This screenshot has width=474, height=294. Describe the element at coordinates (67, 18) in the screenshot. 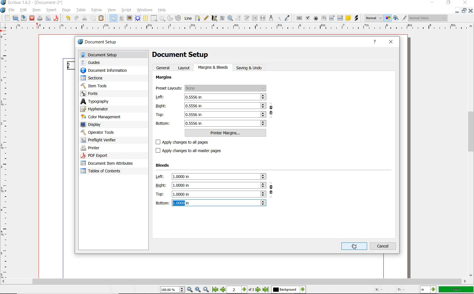

I see `undo` at that location.